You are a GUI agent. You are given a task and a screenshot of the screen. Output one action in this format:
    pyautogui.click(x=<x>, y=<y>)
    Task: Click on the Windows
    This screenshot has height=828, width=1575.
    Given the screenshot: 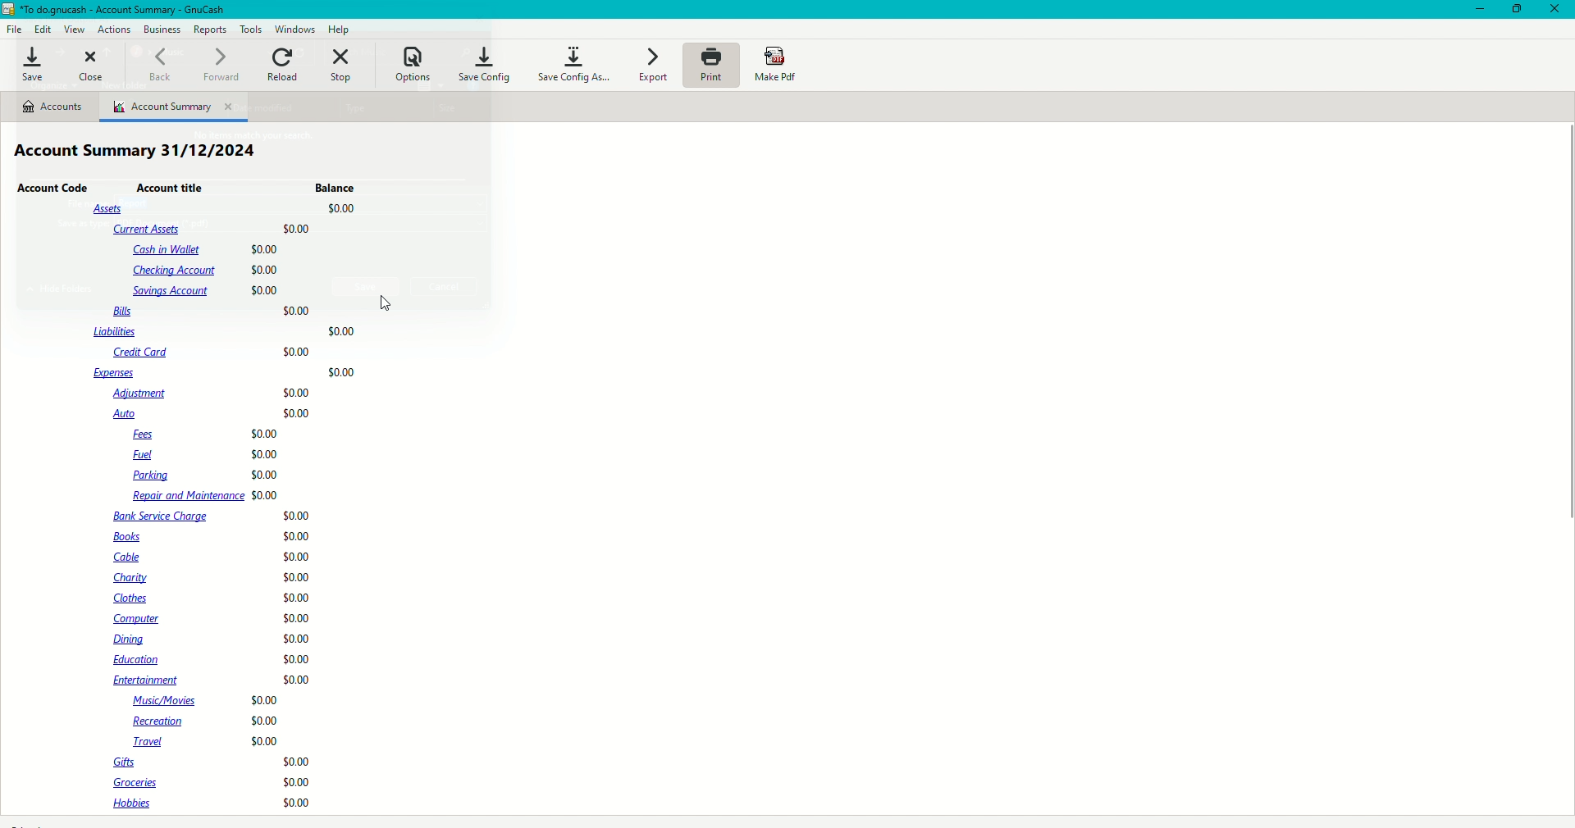 What is the action you would take?
    pyautogui.click(x=296, y=29)
    